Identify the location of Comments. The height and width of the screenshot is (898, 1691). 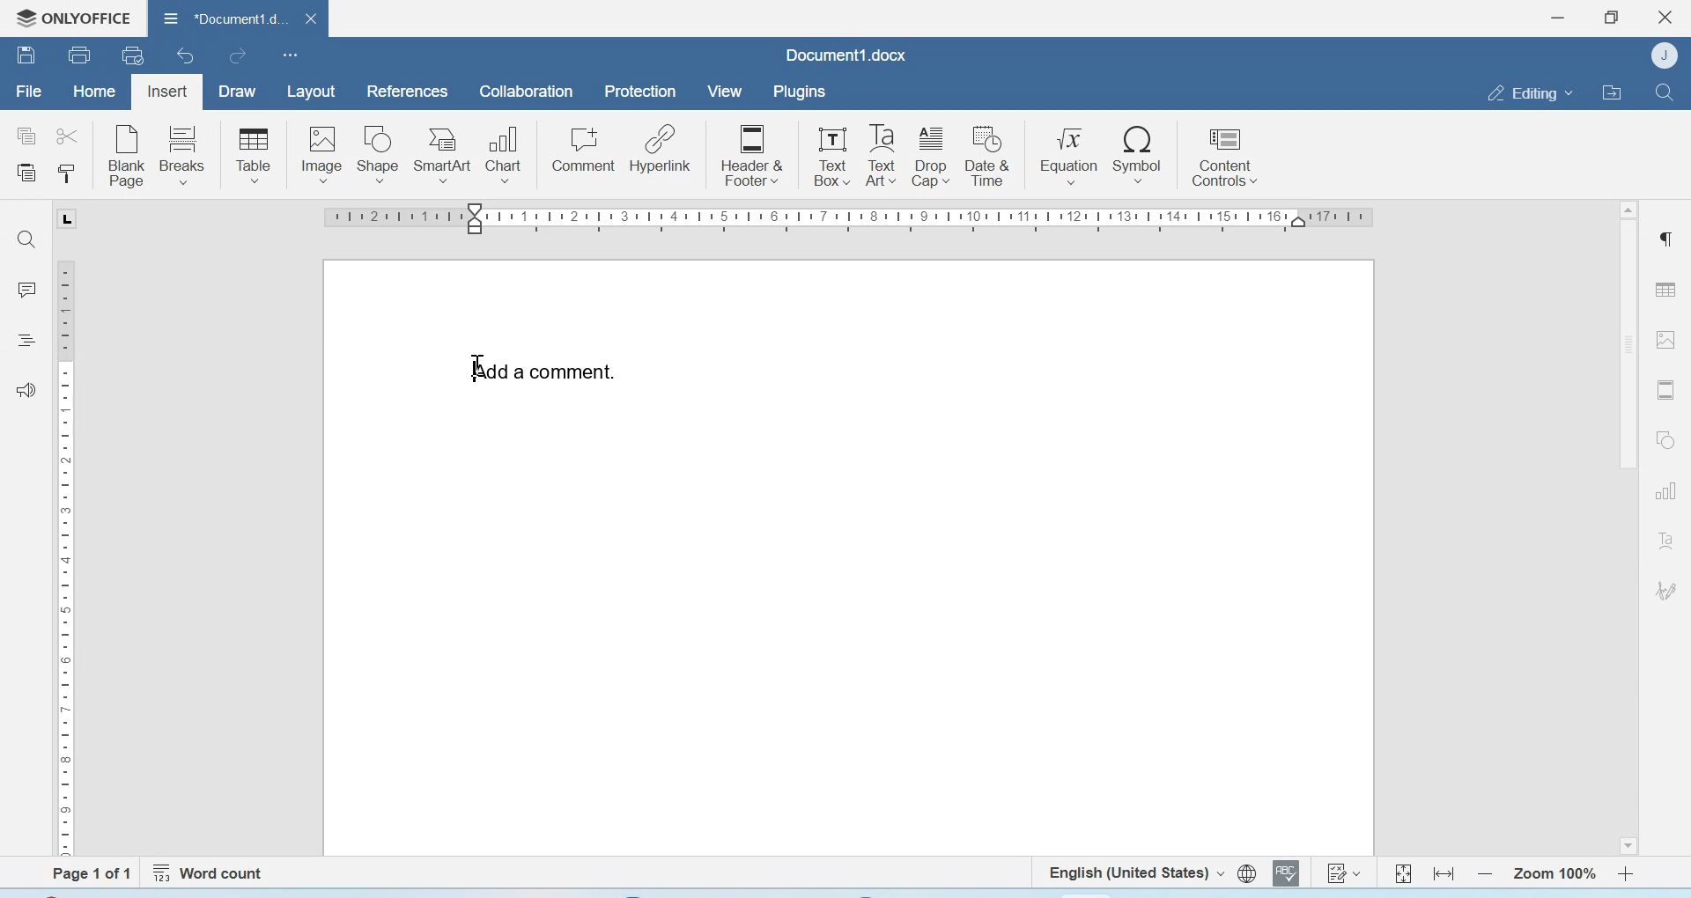
(26, 290).